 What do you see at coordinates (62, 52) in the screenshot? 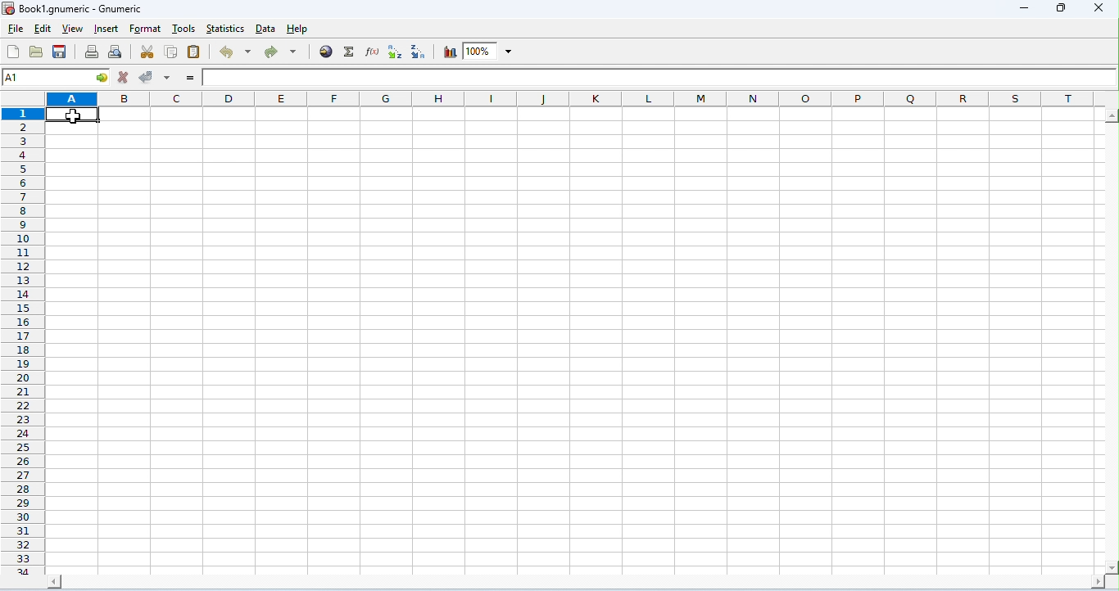
I see `save` at bounding box center [62, 52].